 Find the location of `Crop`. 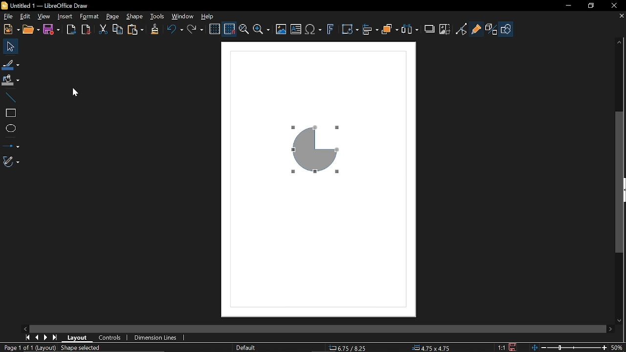

Crop is located at coordinates (445, 29).